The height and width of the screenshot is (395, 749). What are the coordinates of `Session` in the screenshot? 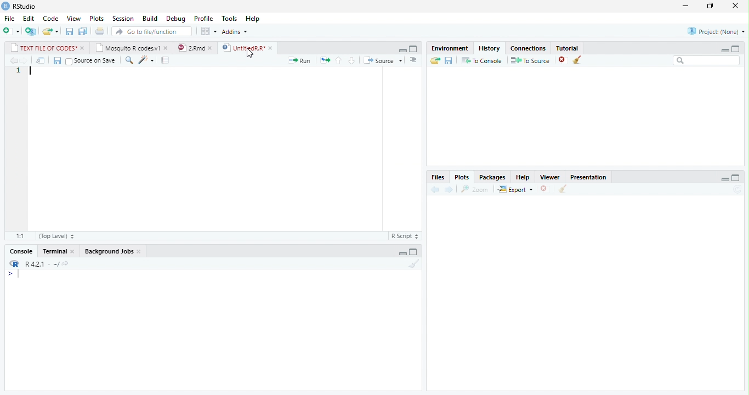 It's located at (122, 19).